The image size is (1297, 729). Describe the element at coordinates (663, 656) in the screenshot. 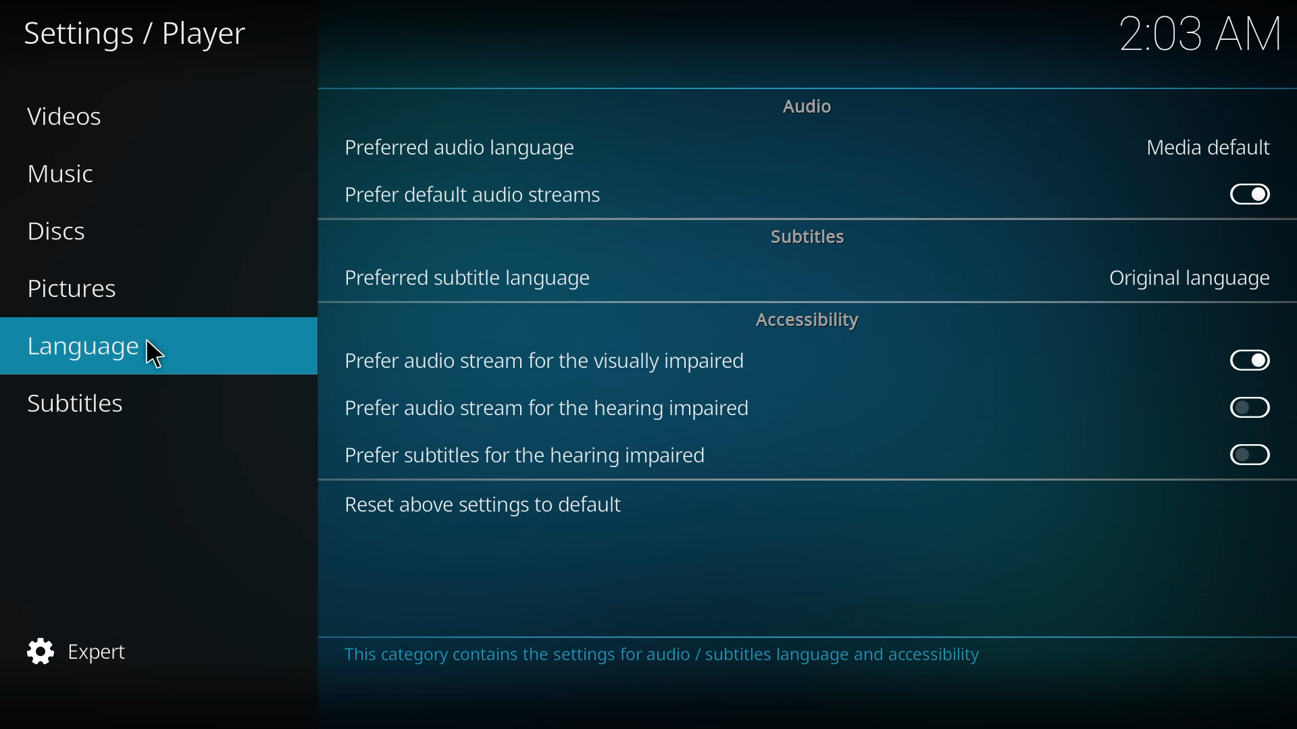

I see `info` at that location.